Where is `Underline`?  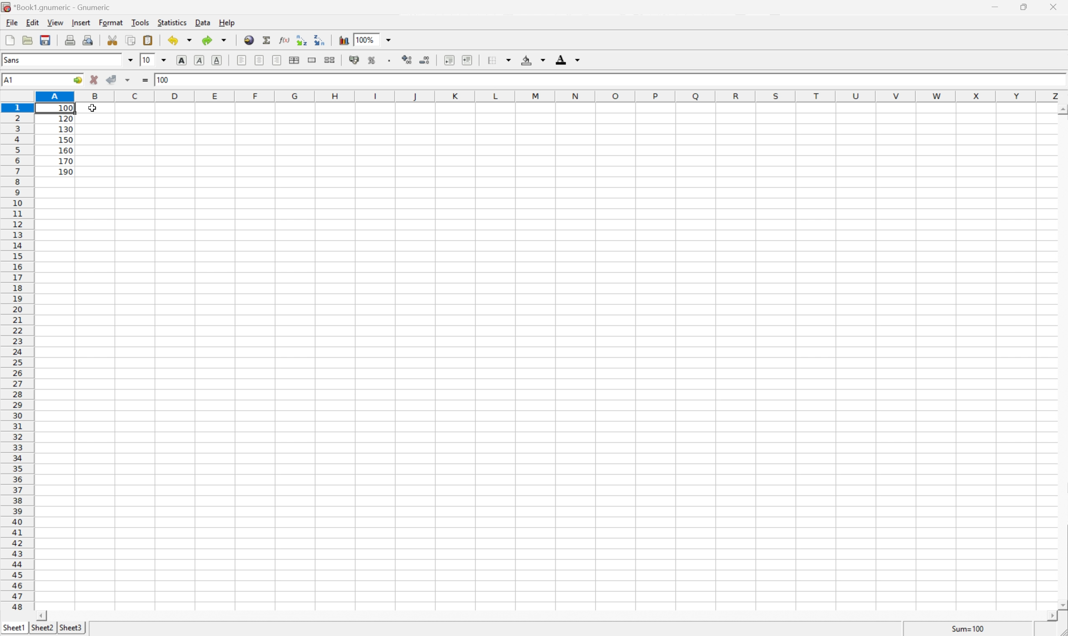
Underline is located at coordinates (217, 61).